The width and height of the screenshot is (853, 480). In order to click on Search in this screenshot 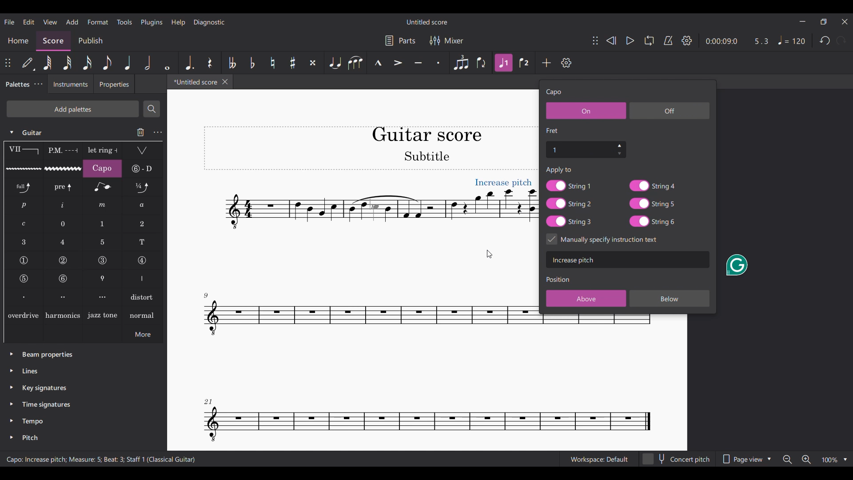, I will do `click(151, 109)`.